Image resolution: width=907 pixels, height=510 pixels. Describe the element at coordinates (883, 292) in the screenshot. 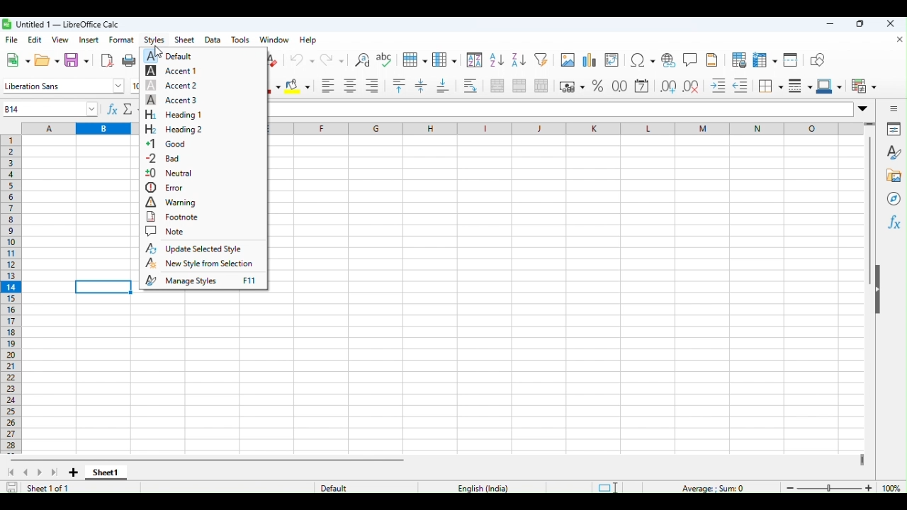

I see `Collapse` at that location.